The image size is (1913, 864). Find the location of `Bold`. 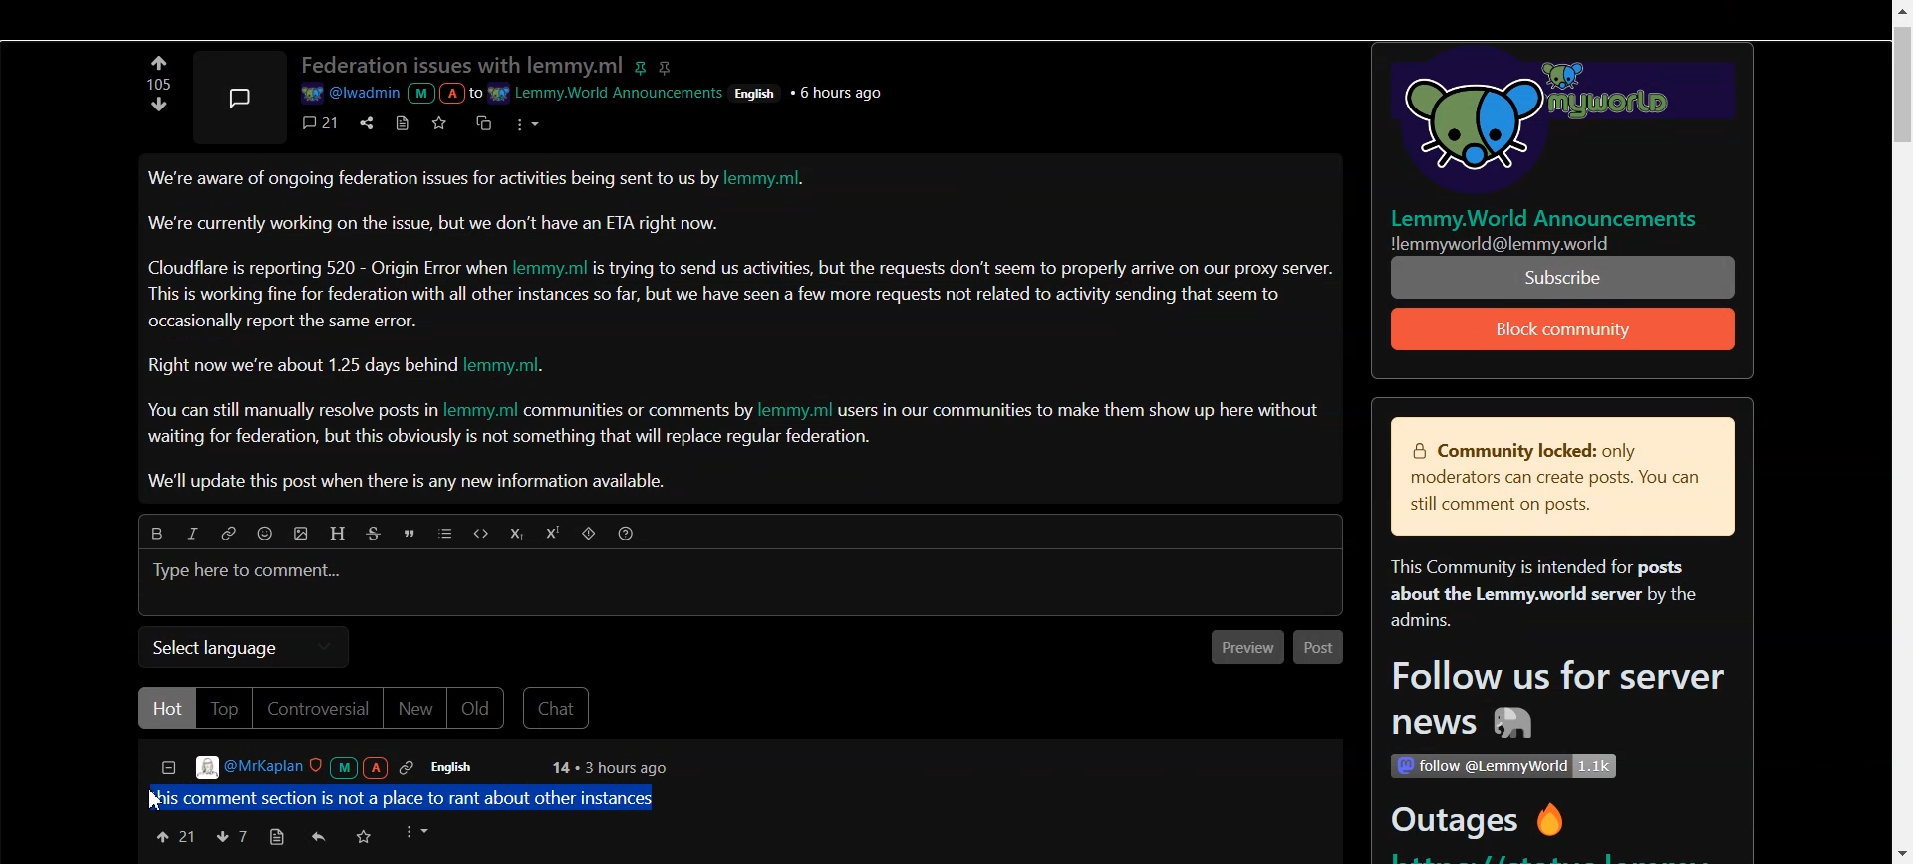

Bold is located at coordinates (151, 531).